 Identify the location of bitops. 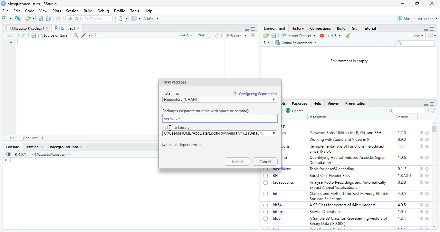
(279, 212).